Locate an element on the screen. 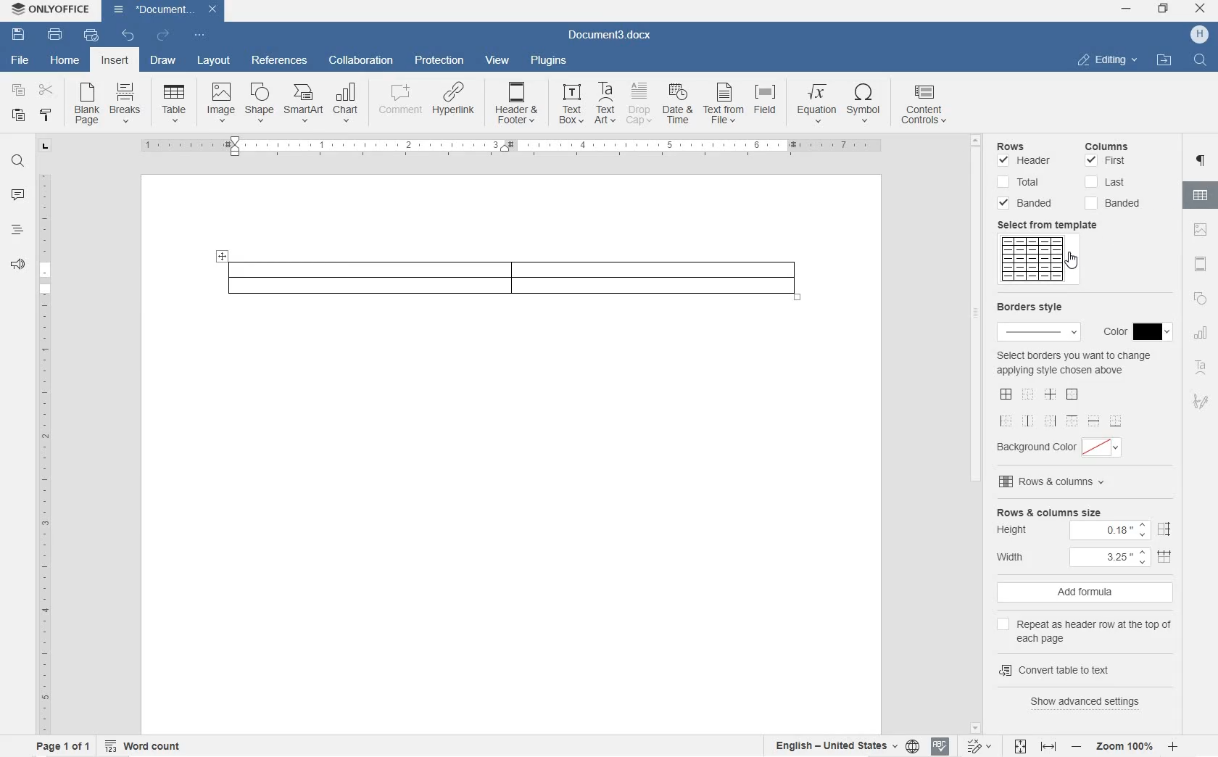 The image size is (1218, 757). FILE is located at coordinates (17, 60).